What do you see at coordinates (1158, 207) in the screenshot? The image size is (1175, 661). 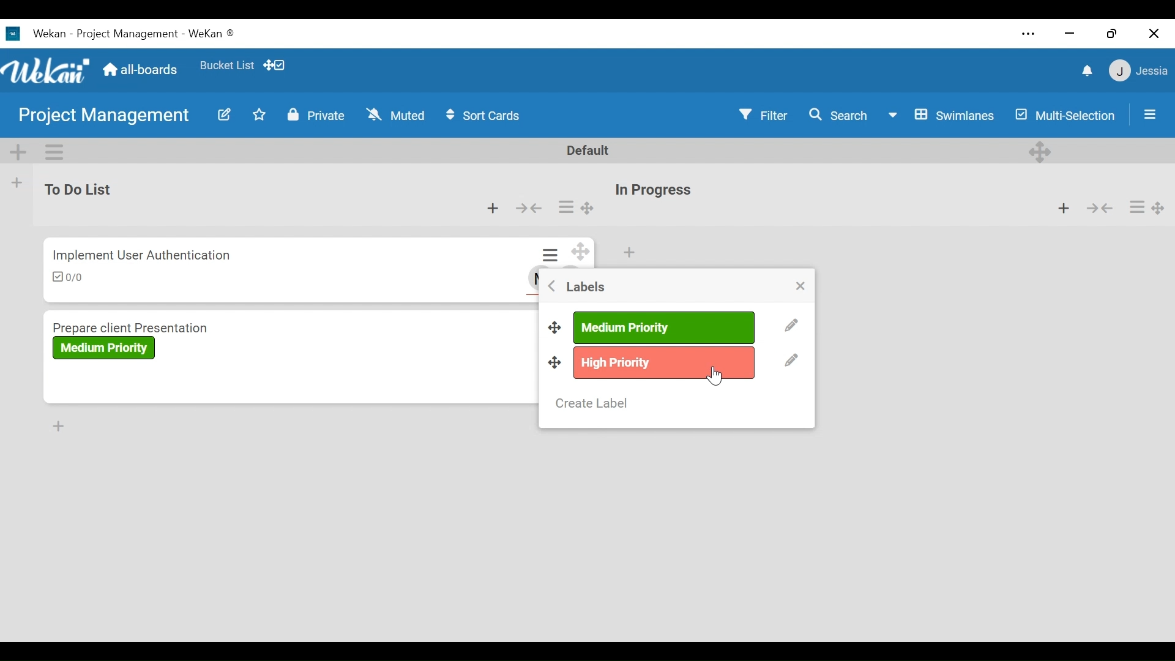 I see `Desktop drag handle` at bounding box center [1158, 207].